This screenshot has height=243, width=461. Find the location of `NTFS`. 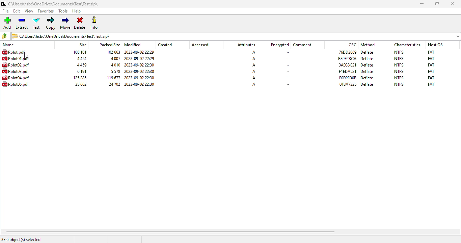

NTFS is located at coordinates (399, 59).